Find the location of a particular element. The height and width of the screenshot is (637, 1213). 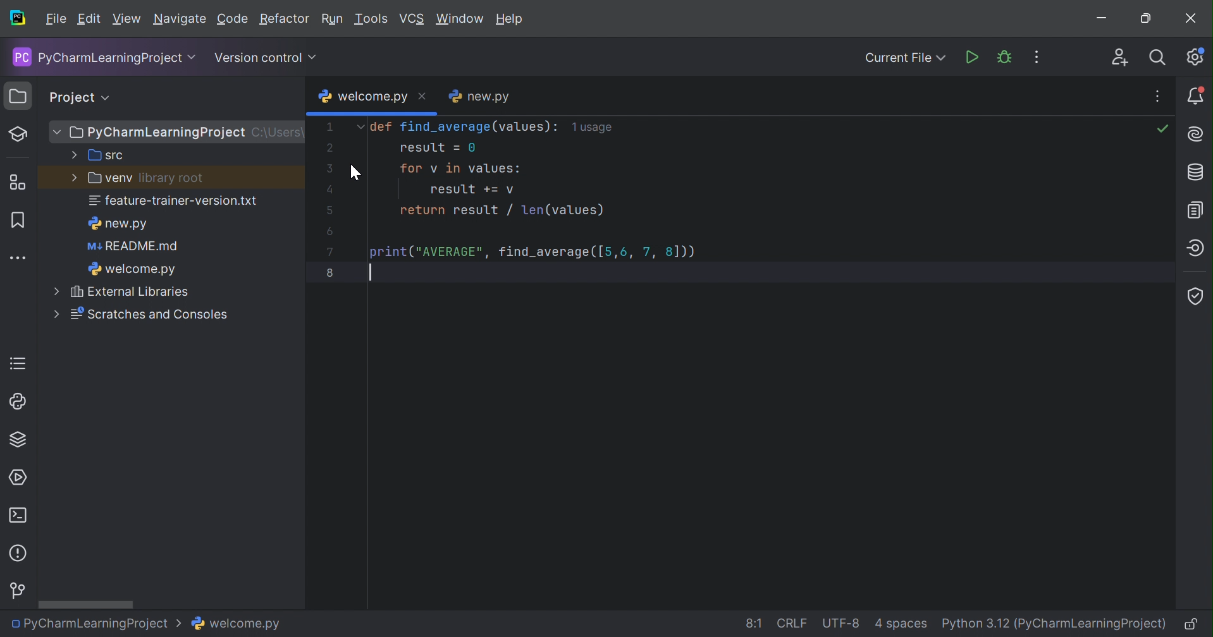

AI Assistant is located at coordinates (1195, 134).